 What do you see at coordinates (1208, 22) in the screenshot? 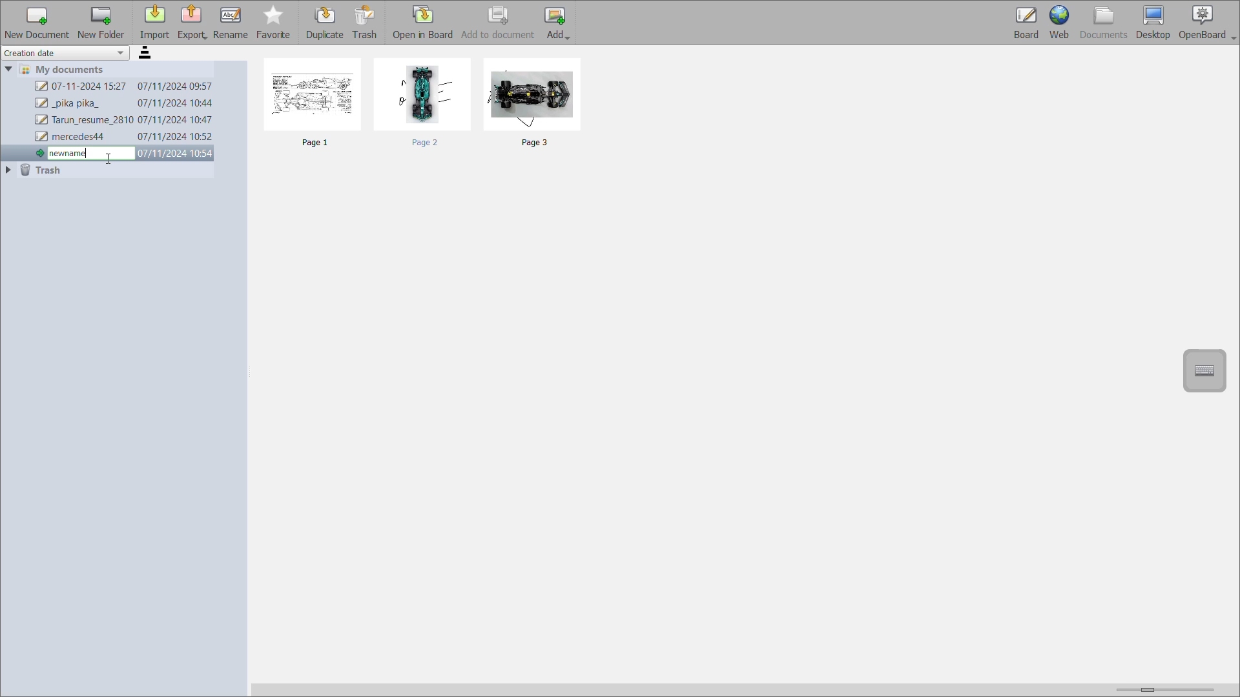
I see `openboard` at bounding box center [1208, 22].